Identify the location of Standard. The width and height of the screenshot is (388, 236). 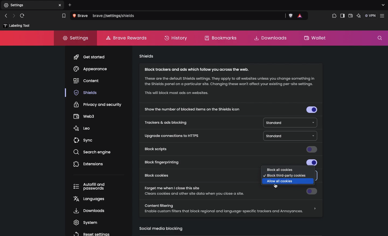
(289, 122).